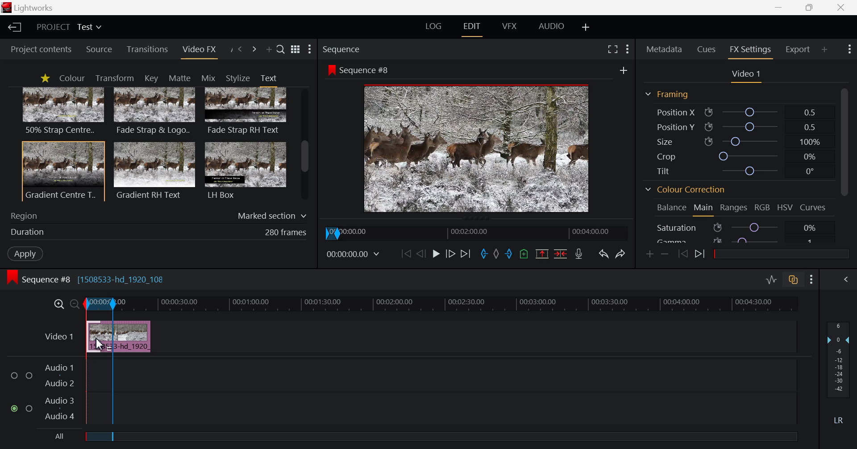 The height and width of the screenshot is (449, 857). Describe the element at coordinates (436, 254) in the screenshot. I see `Play` at that location.